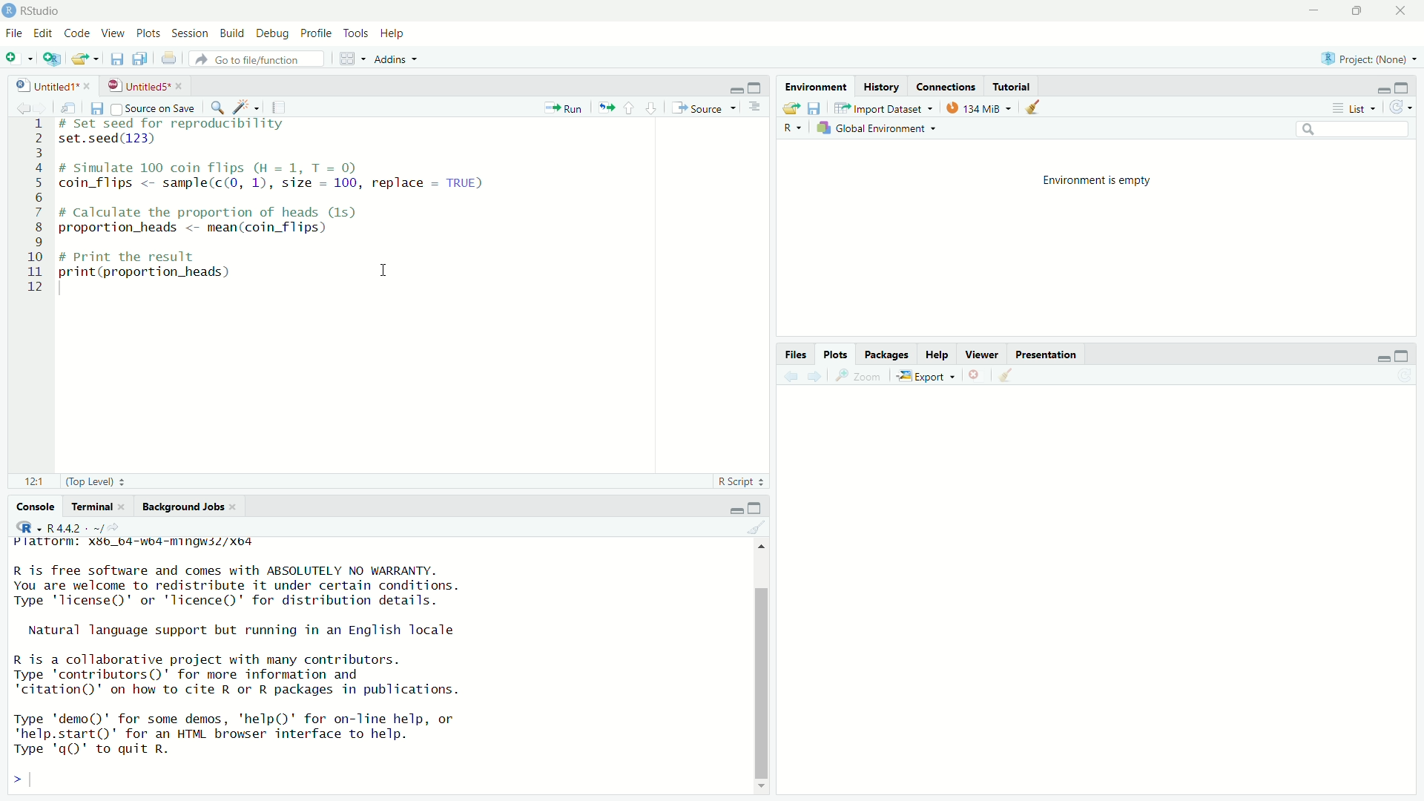  Describe the element at coordinates (630, 108) in the screenshot. I see `go to previous section/chunk` at that location.